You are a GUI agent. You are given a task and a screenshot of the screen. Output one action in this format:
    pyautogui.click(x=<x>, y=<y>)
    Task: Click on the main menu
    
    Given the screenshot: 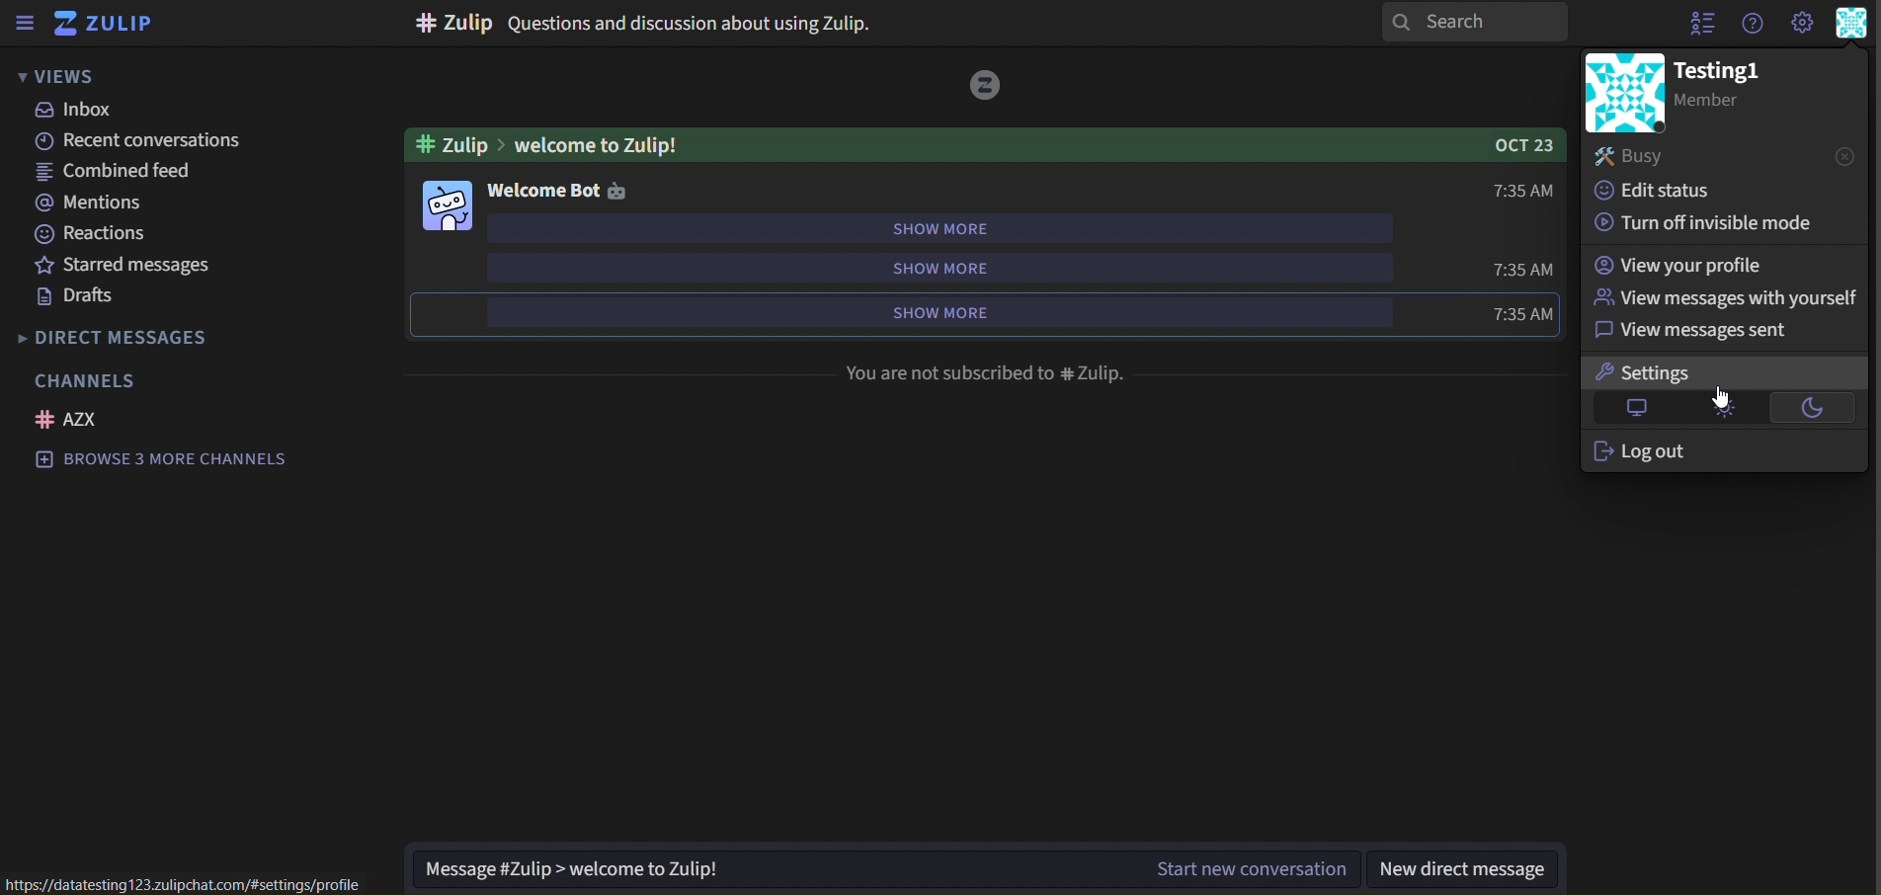 What is the action you would take?
    pyautogui.click(x=1801, y=23)
    